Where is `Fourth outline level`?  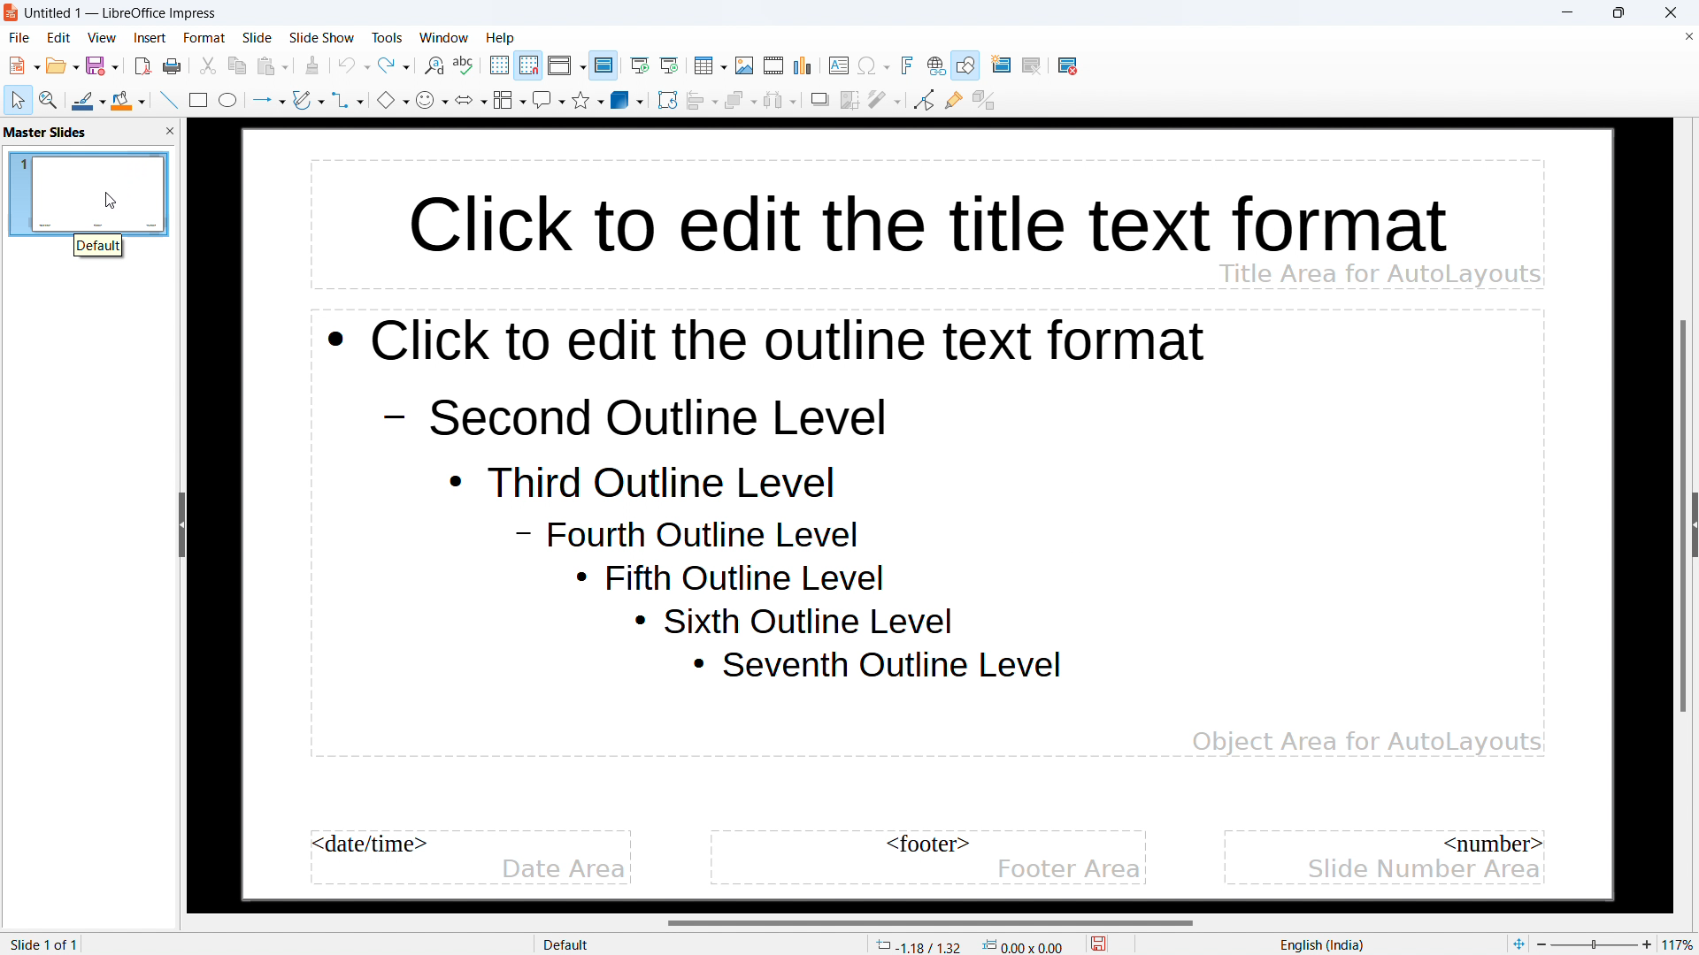
Fourth outline level is located at coordinates (692, 538).